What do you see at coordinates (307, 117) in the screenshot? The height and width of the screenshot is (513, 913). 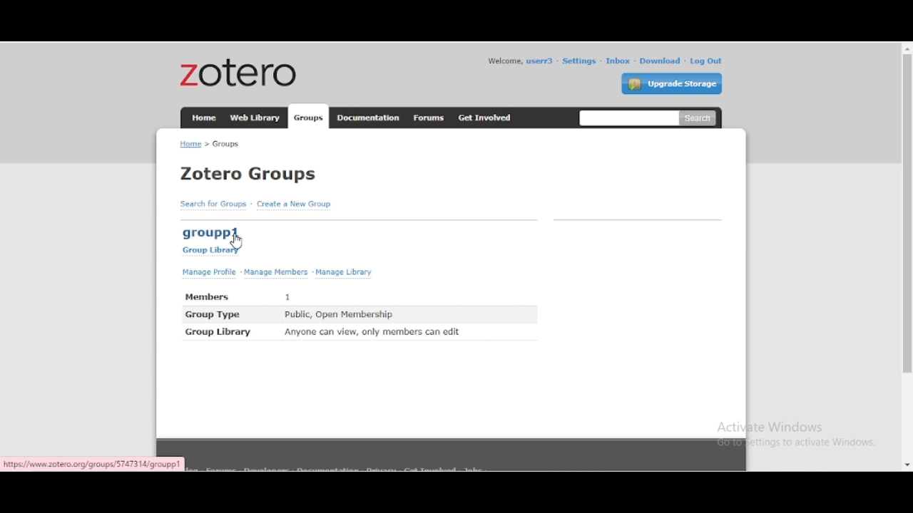 I see `groups` at bounding box center [307, 117].